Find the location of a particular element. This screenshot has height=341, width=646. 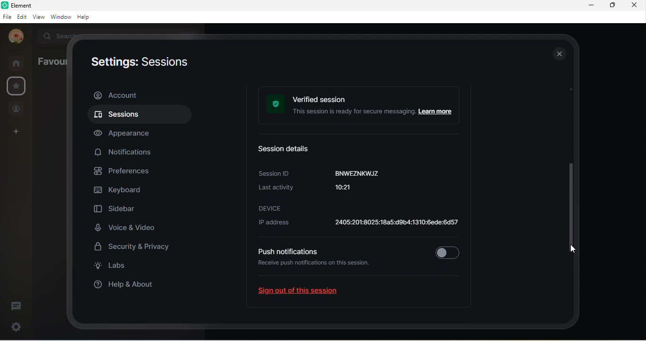

view is located at coordinates (39, 16).